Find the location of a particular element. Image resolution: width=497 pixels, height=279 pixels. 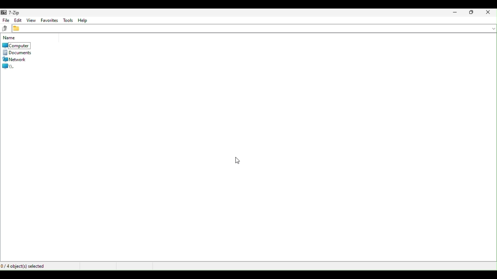

Help is located at coordinates (85, 21).